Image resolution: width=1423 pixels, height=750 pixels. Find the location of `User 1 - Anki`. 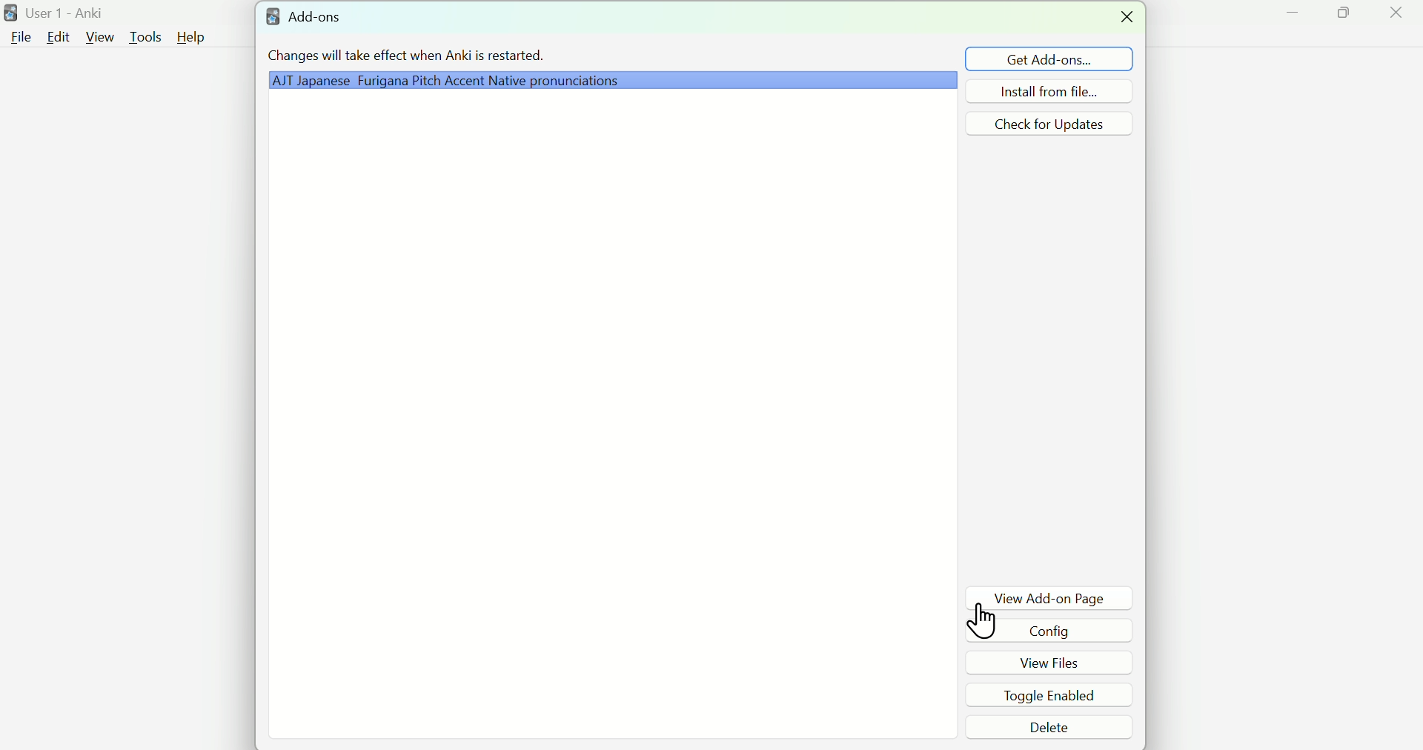

User 1 - Anki is located at coordinates (56, 11).